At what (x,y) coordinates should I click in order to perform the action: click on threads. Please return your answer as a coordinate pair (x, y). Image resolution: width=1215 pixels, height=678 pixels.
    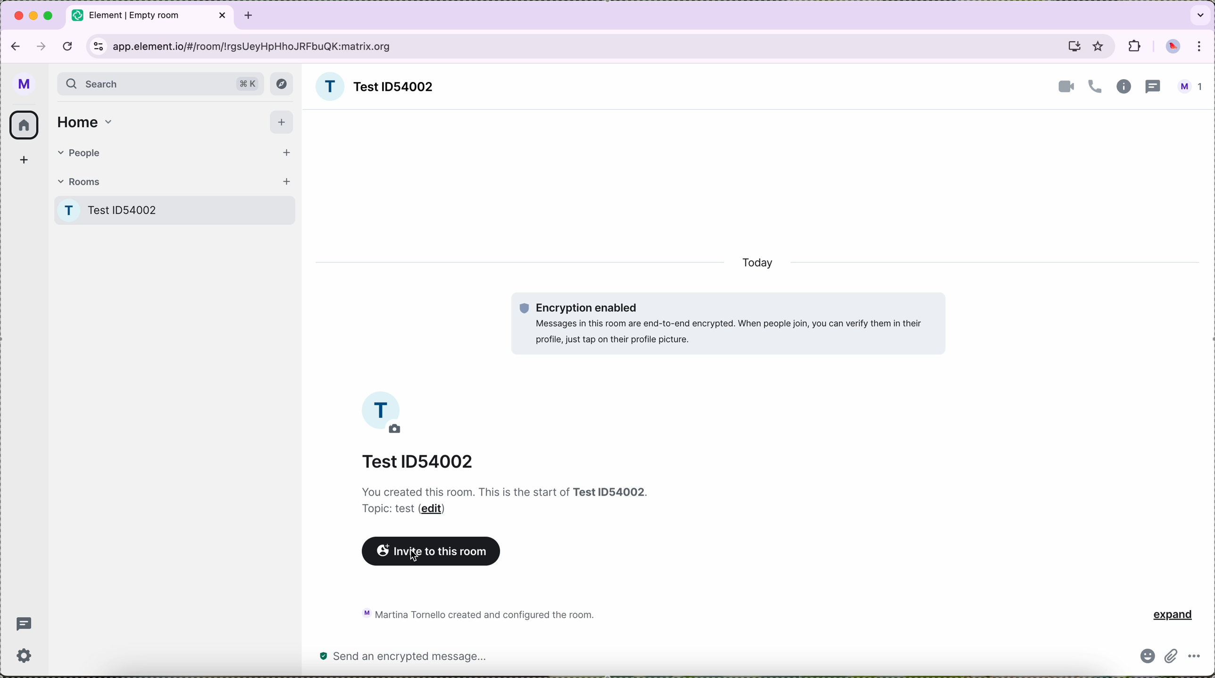
    Looking at the image, I should click on (1153, 86).